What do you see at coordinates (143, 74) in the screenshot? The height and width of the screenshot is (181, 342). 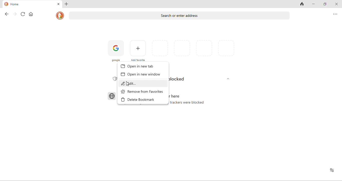 I see `open in new window` at bounding box center [143, 74].